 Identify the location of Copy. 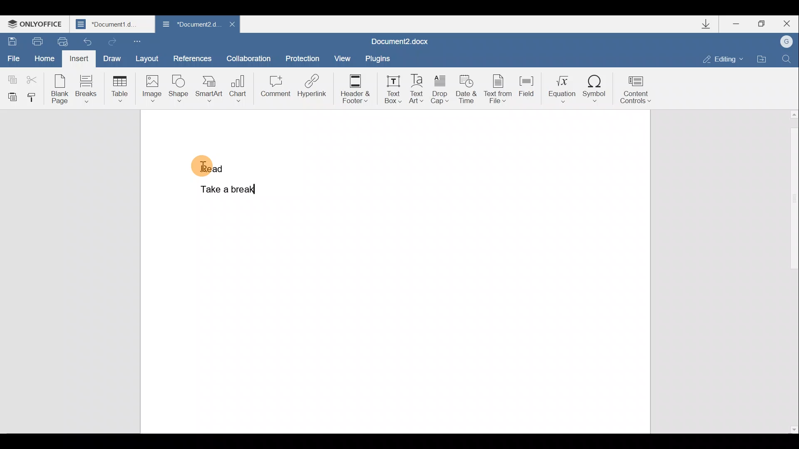
(11, 75).